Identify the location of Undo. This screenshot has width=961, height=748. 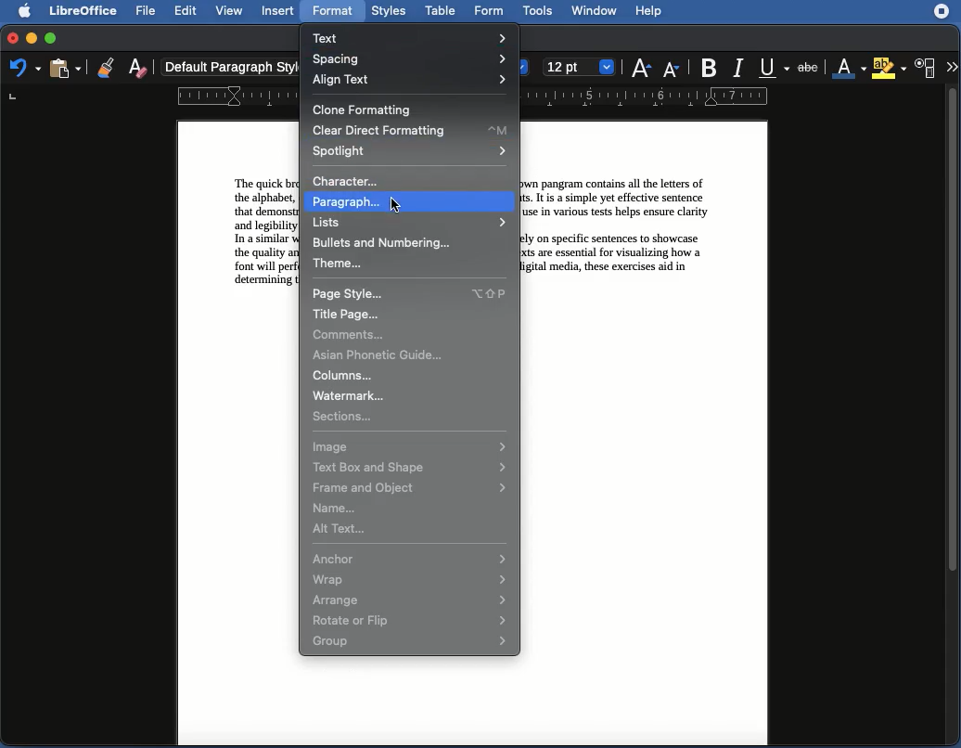
(24, 69).